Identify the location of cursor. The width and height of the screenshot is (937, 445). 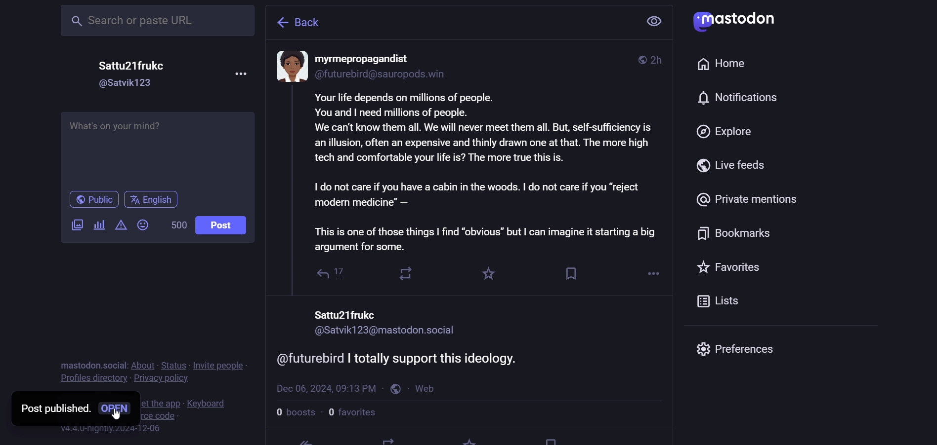
(117, 415).